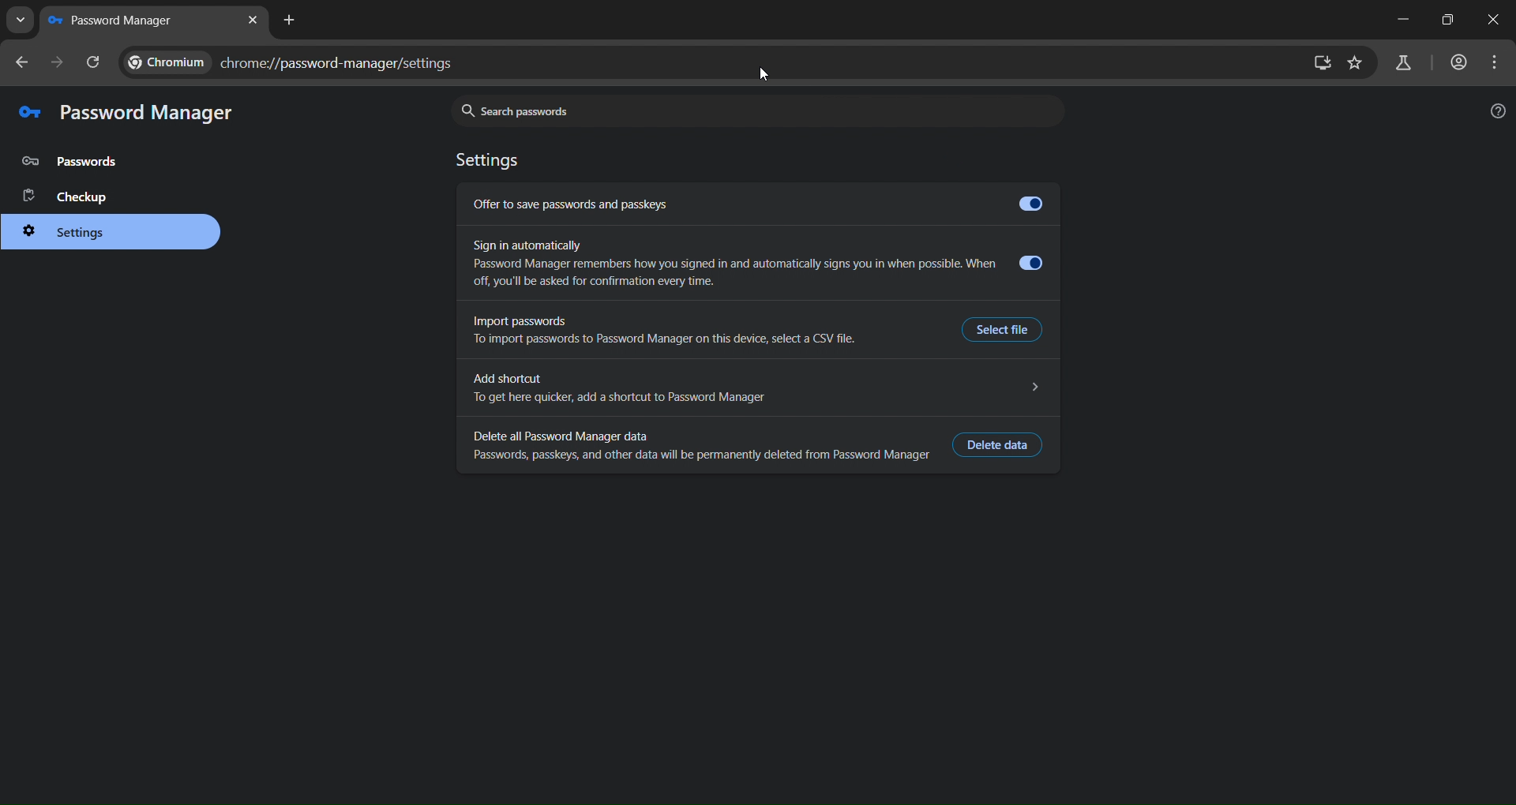  What do you see at coordinates (1403, 62) in the screenshot?
I see `search labs` at bounding box center [1403, 62].